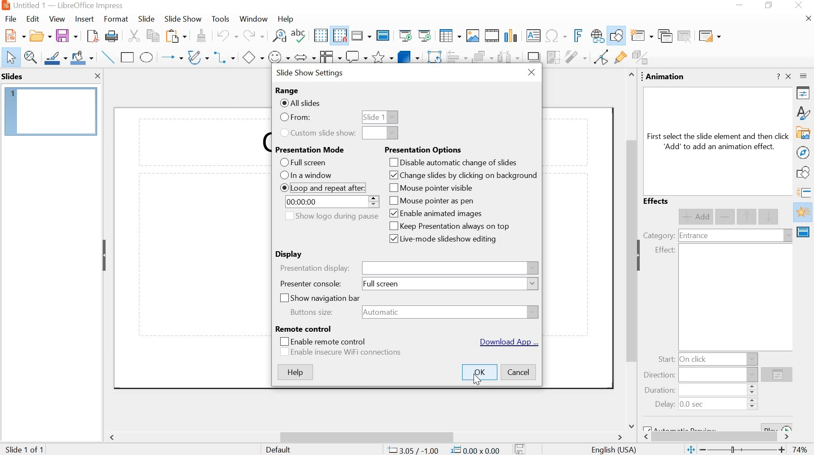 This screenshot has width=814, height=455. Describe the element at coordinates (311, 284) in the screenshot. I see `presenter console` at that location.